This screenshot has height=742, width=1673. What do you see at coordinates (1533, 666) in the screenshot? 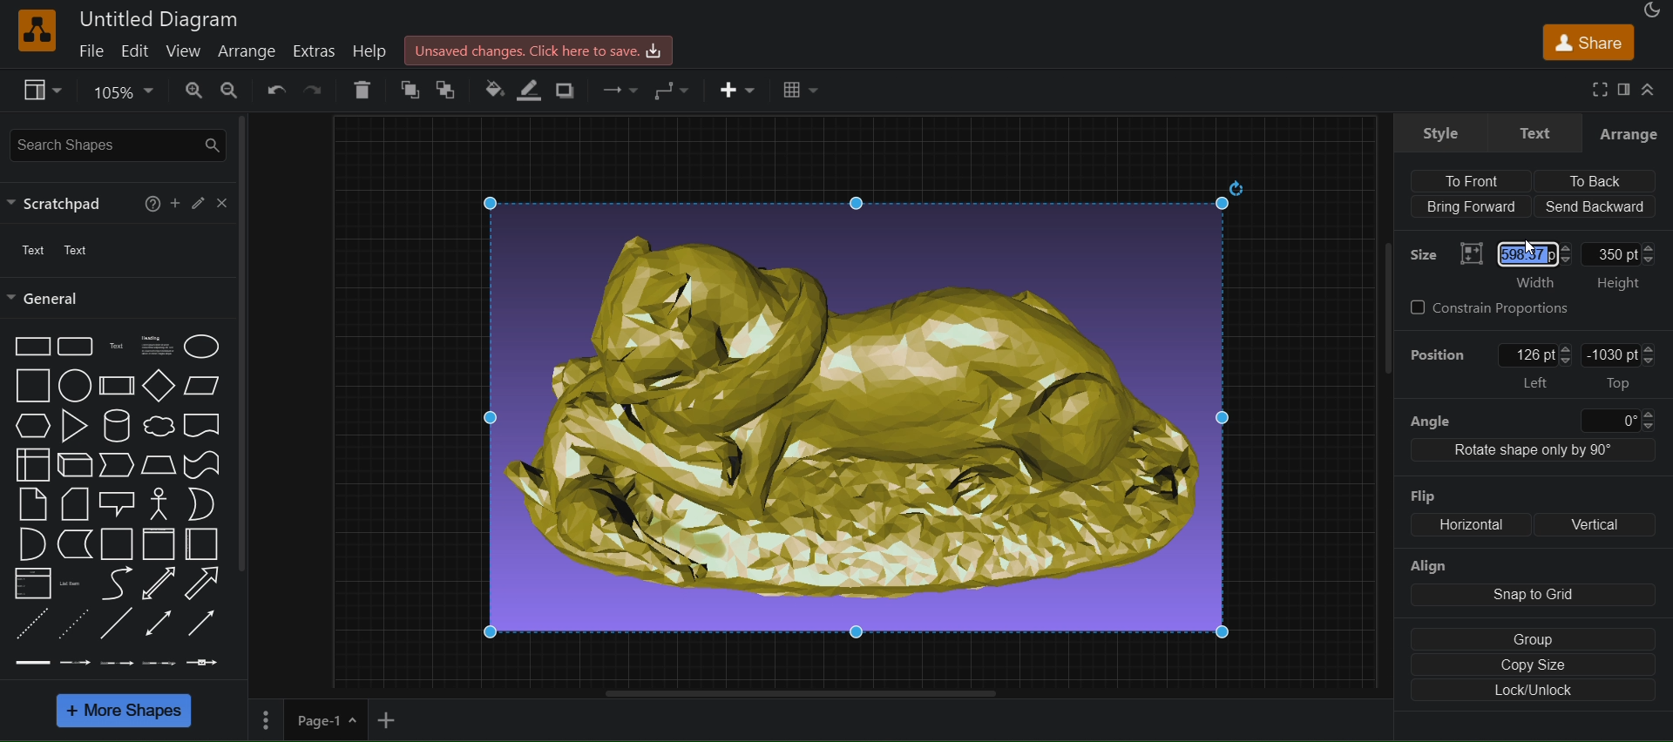
I see `copy size` at bounding box center [1533, 666].